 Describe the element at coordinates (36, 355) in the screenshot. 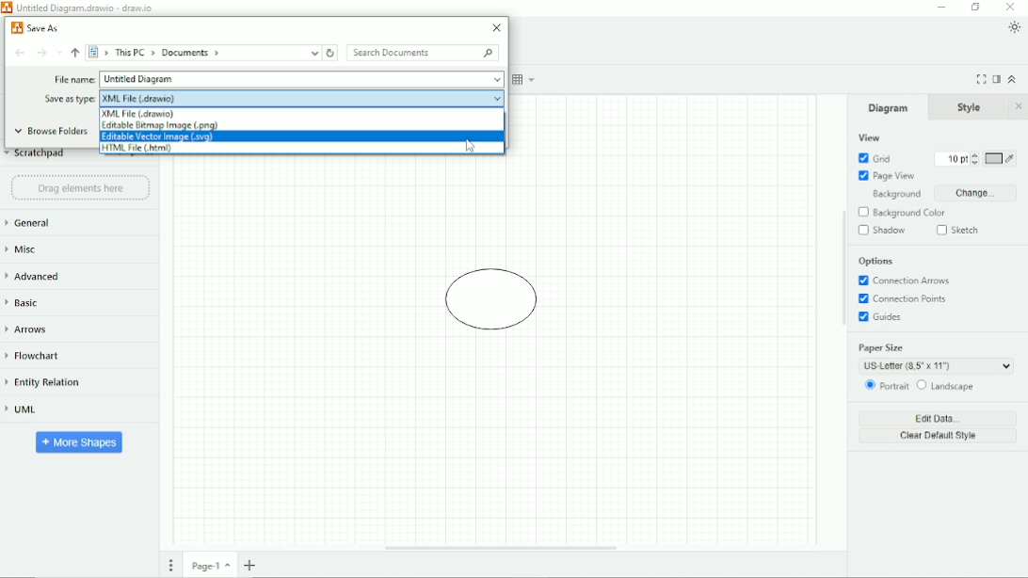

I see `Flowchart` at that location.